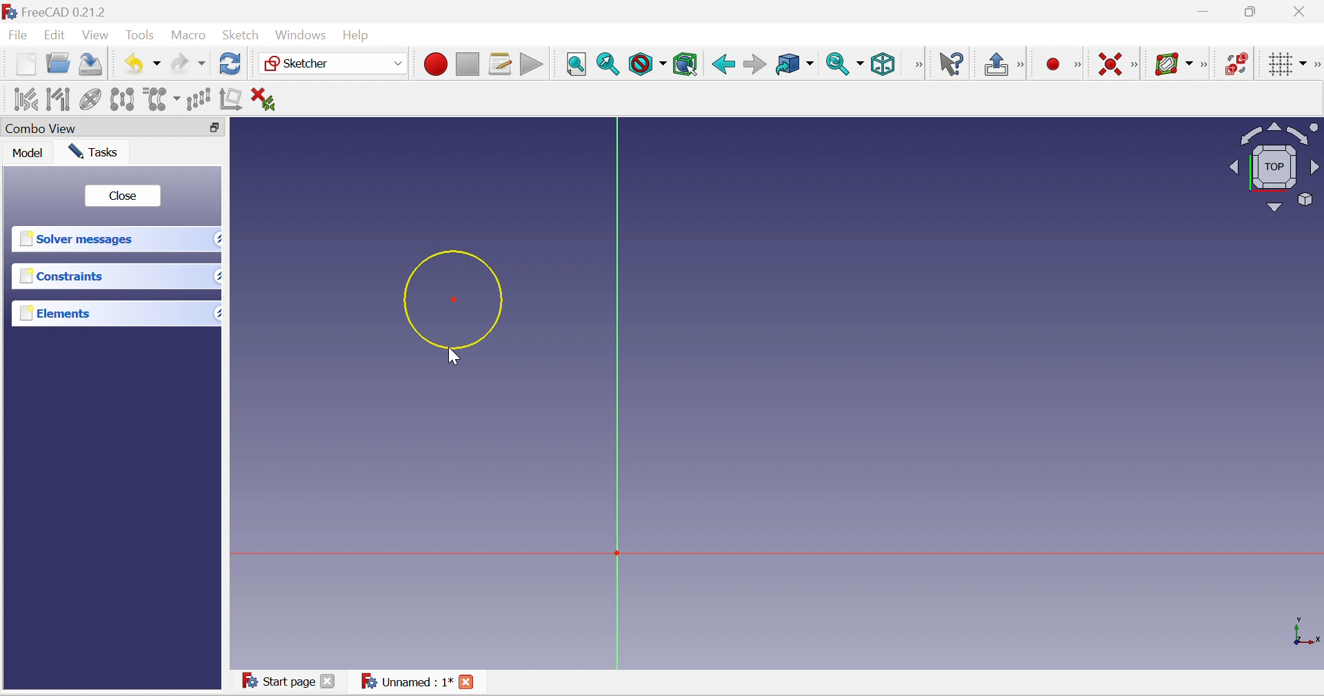  I want to click on Switch virtual space, so click(1237, 63).